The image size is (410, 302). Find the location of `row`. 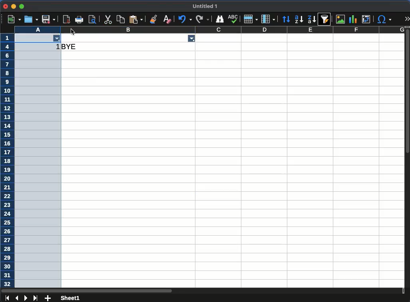

row is located at coordinates (249, 19).